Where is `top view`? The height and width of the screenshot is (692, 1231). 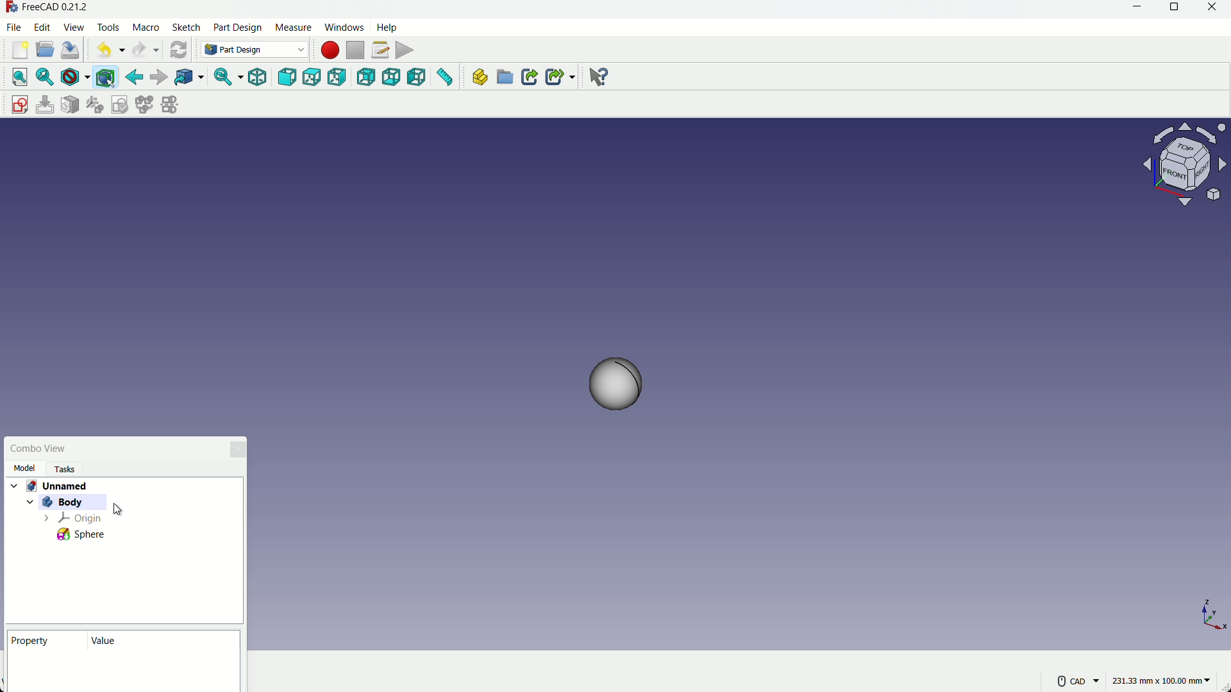 top view is located at coordinates (312, 77).